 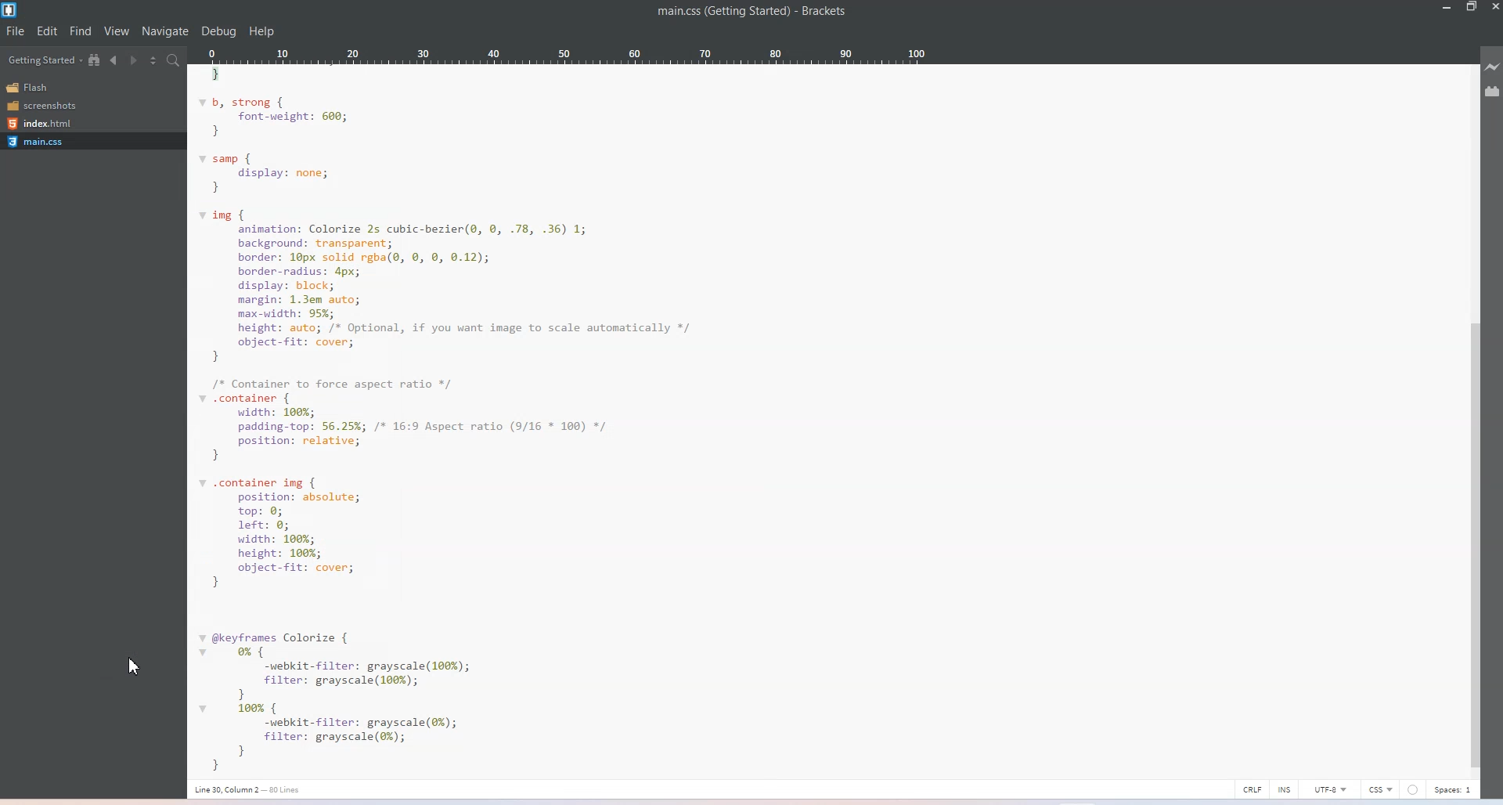 What do you see at coordinates (136, 670) in the screenshot?
I see `Cursor` at bounding box center [136, 670].